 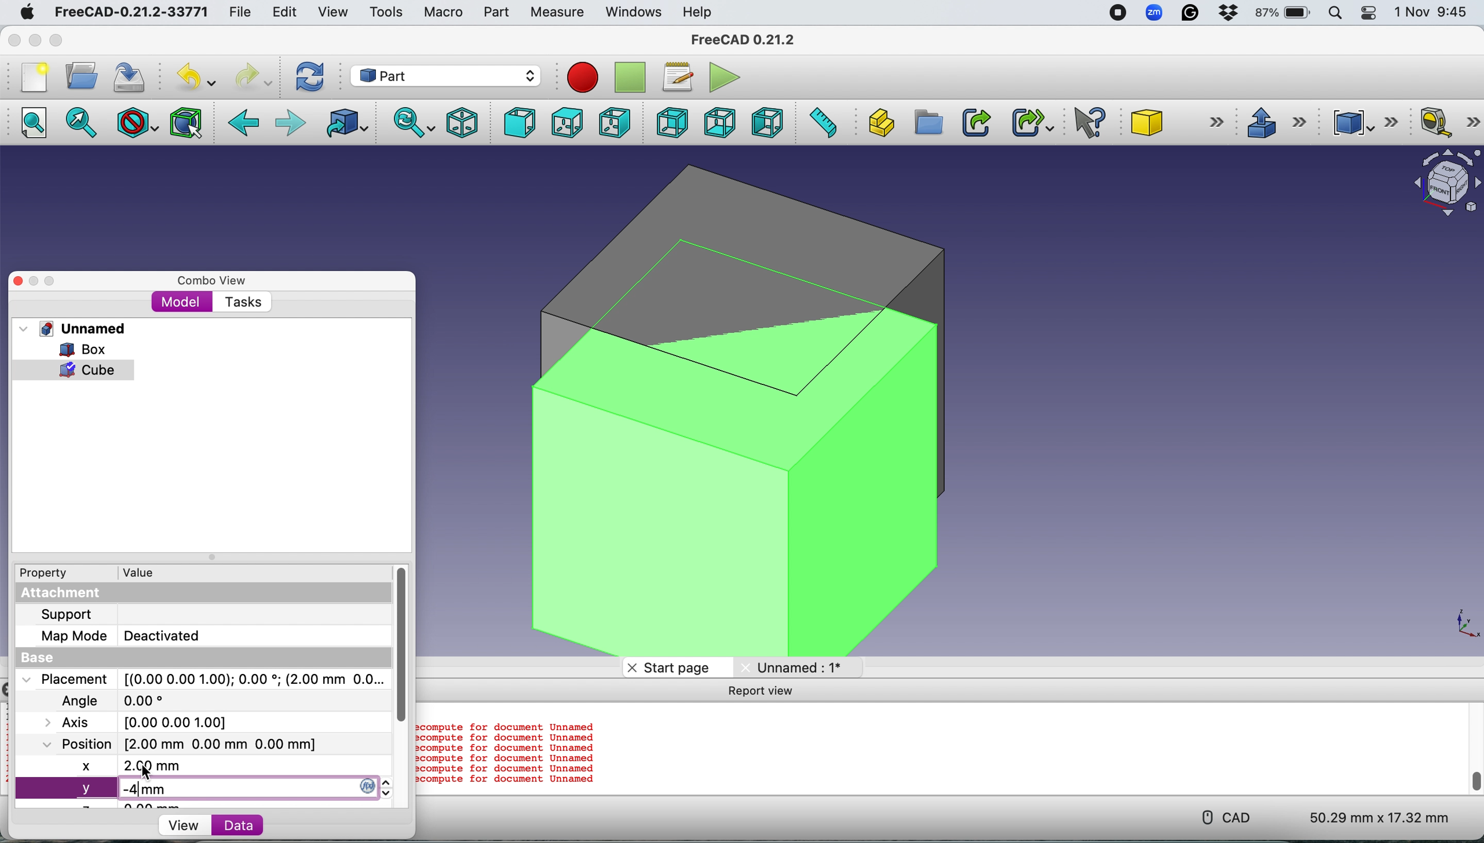 What do you see at coordinates (1116, 13) in the screenshot?
I see `screen recorder` at bounding box center [1116, 13].